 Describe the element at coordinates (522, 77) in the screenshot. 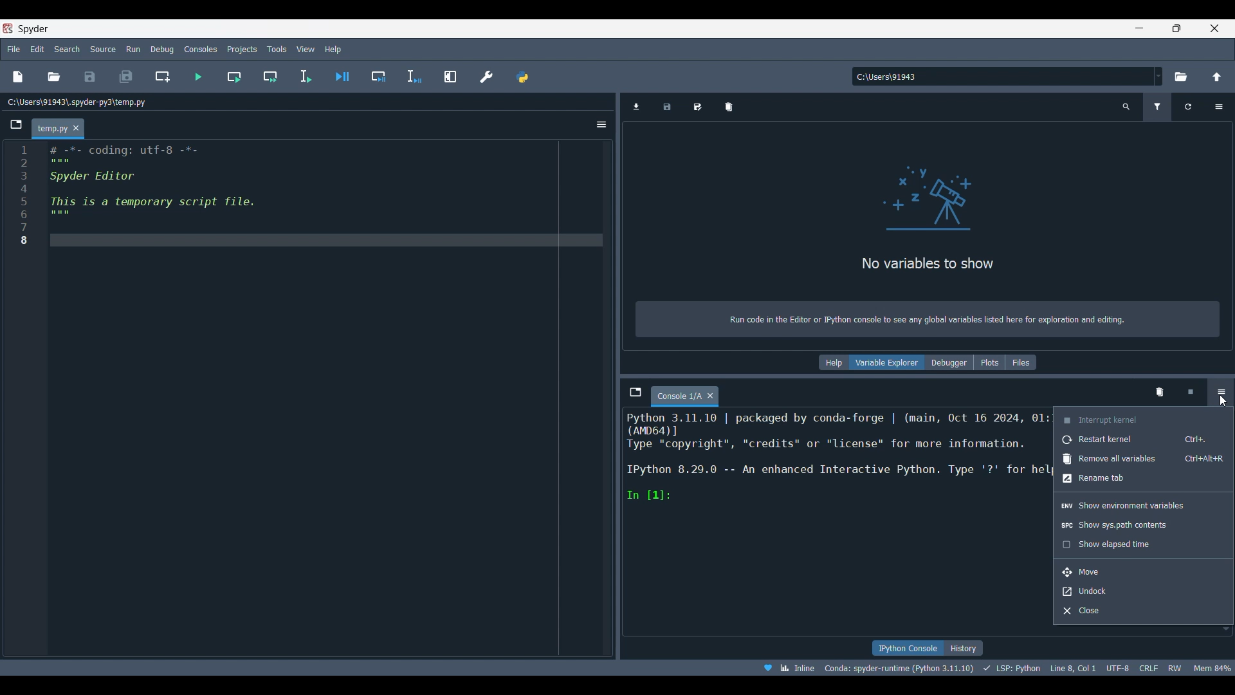

I see `PYTHONPATH manager` at that location.